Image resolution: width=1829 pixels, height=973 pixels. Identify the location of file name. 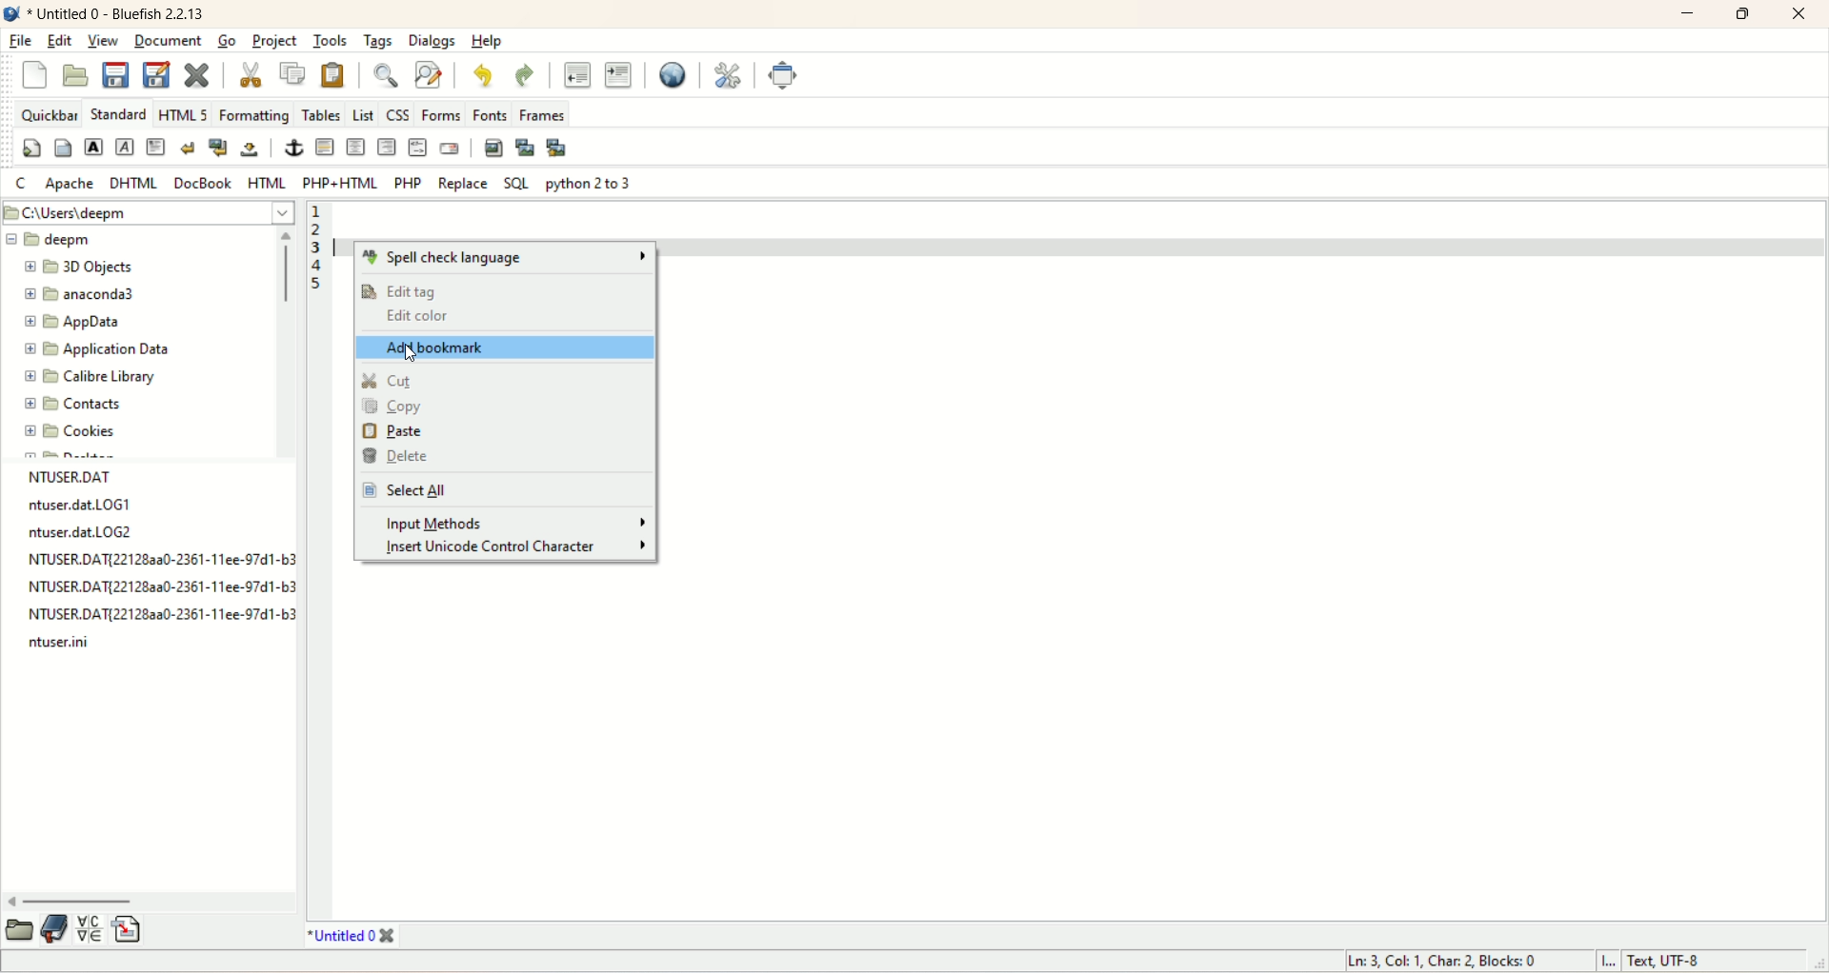
(90, 505).